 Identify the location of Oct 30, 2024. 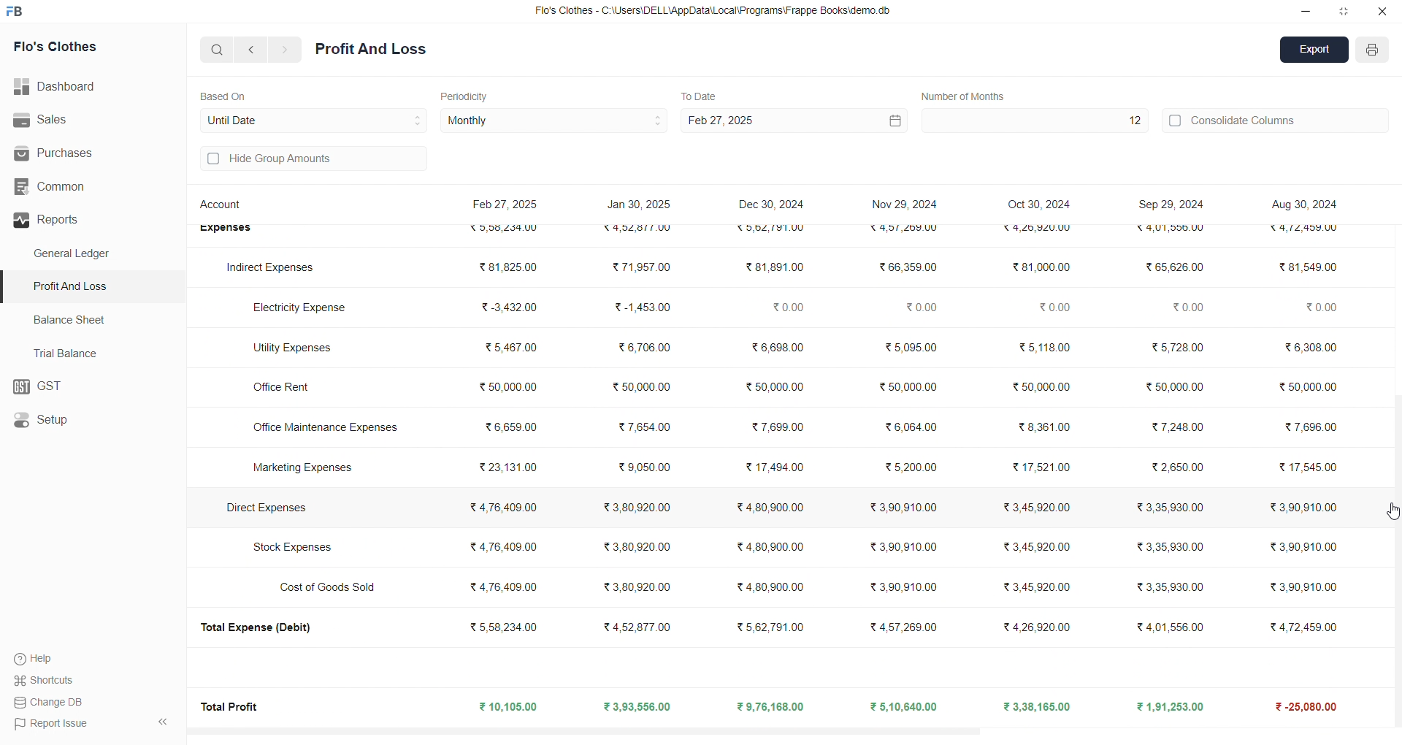
(1041, 205).